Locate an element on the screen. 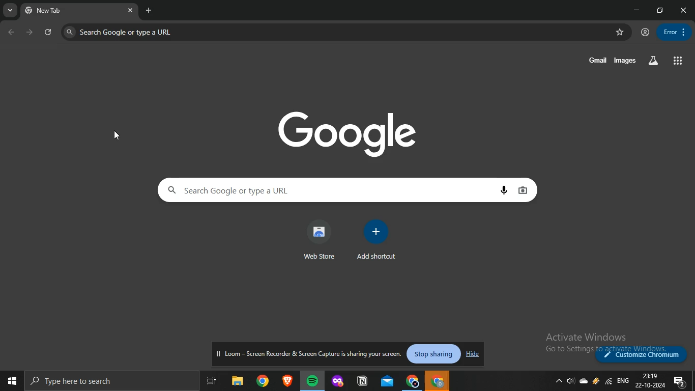  search google or type a url is located at coordinates (326, 190).